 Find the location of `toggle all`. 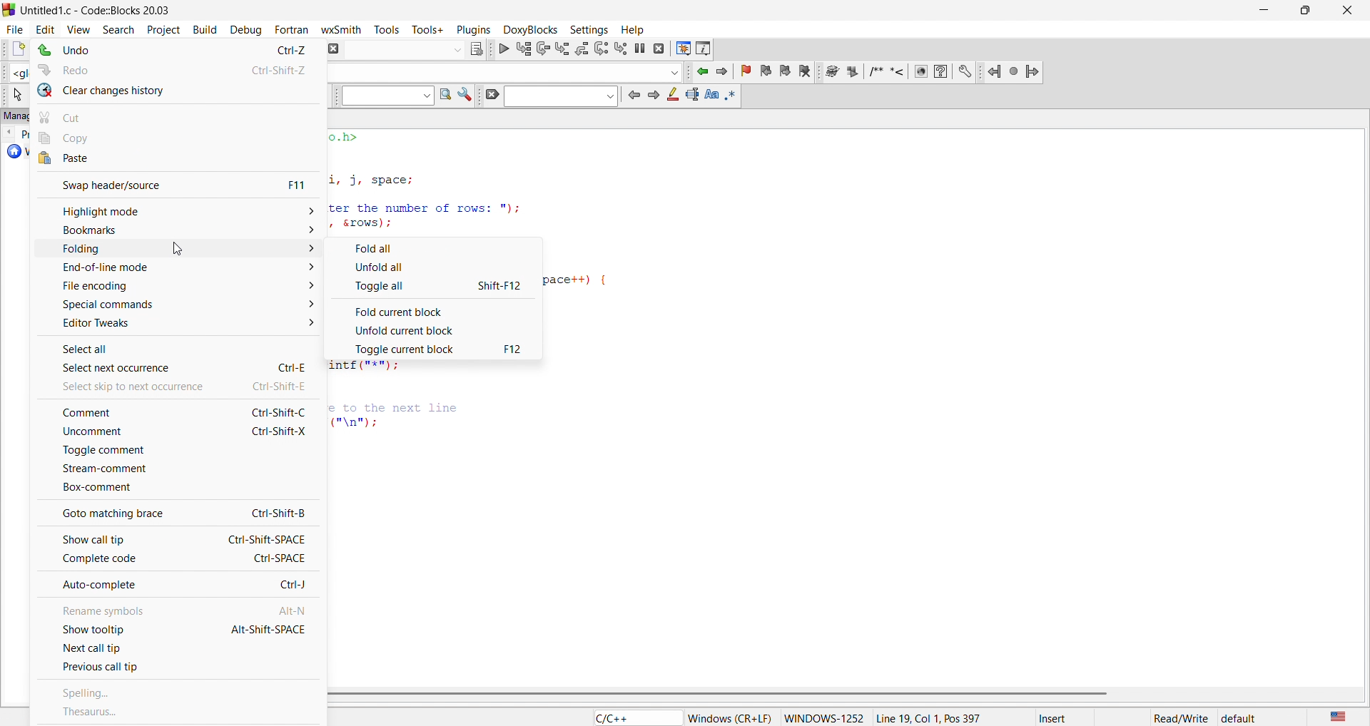

toggle all is located at coordinates (436, 287).